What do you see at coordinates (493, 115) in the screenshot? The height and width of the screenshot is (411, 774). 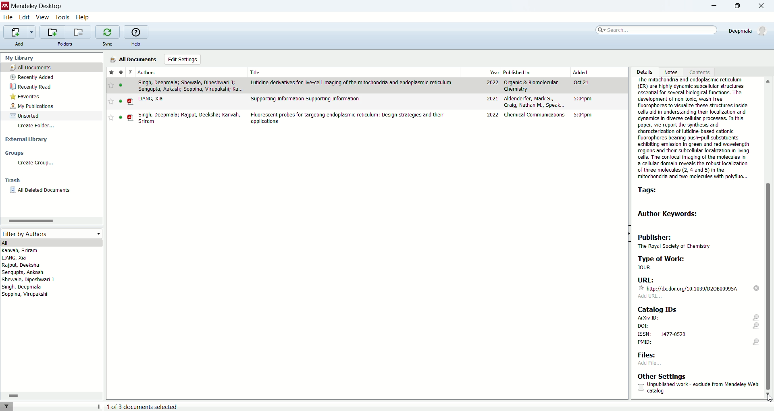 I see `2022` at bounding box center [493, 115].